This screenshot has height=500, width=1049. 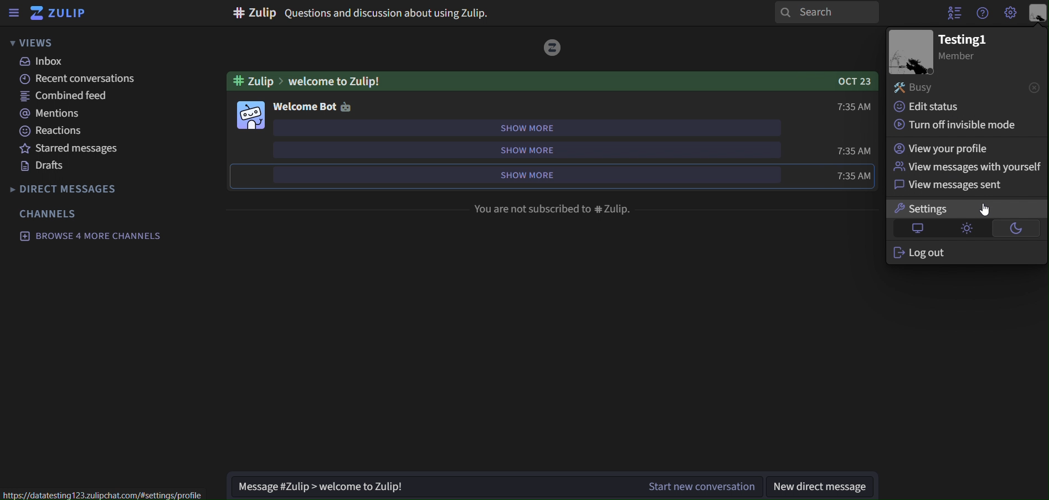 What do you see at coordinates (554, 47) in the screenshot?
I see `image` at bounding box center [554, 47].